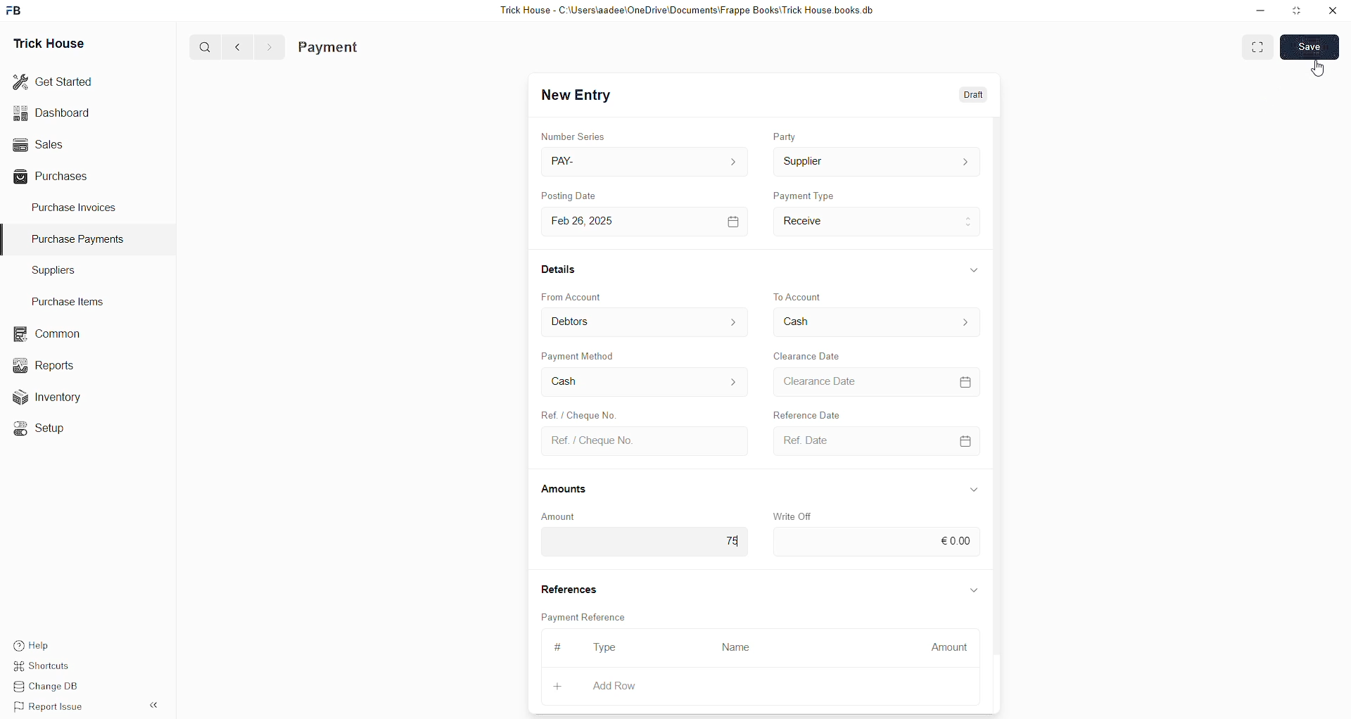 This screenshot has width=1351, height=719. I want to click on Setup, so click(38, 427).